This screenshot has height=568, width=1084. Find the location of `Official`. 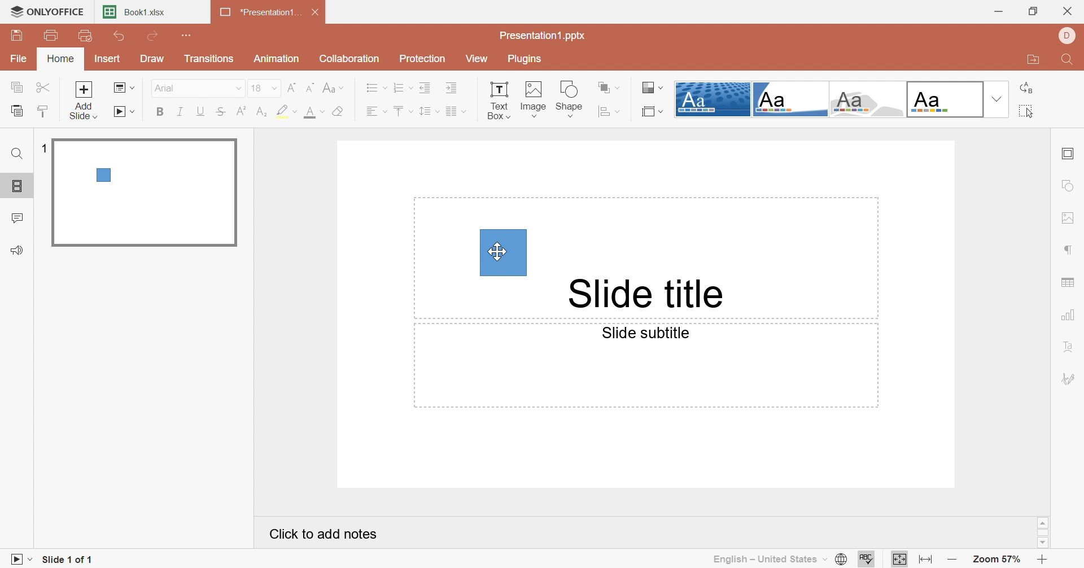

Official is located at coordinates (946, 98).